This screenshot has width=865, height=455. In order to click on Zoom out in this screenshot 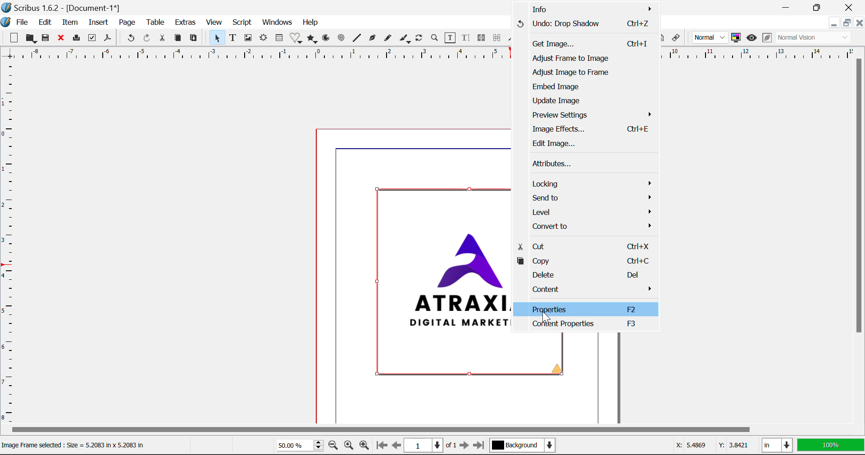, I will do `click(333, 446)`.